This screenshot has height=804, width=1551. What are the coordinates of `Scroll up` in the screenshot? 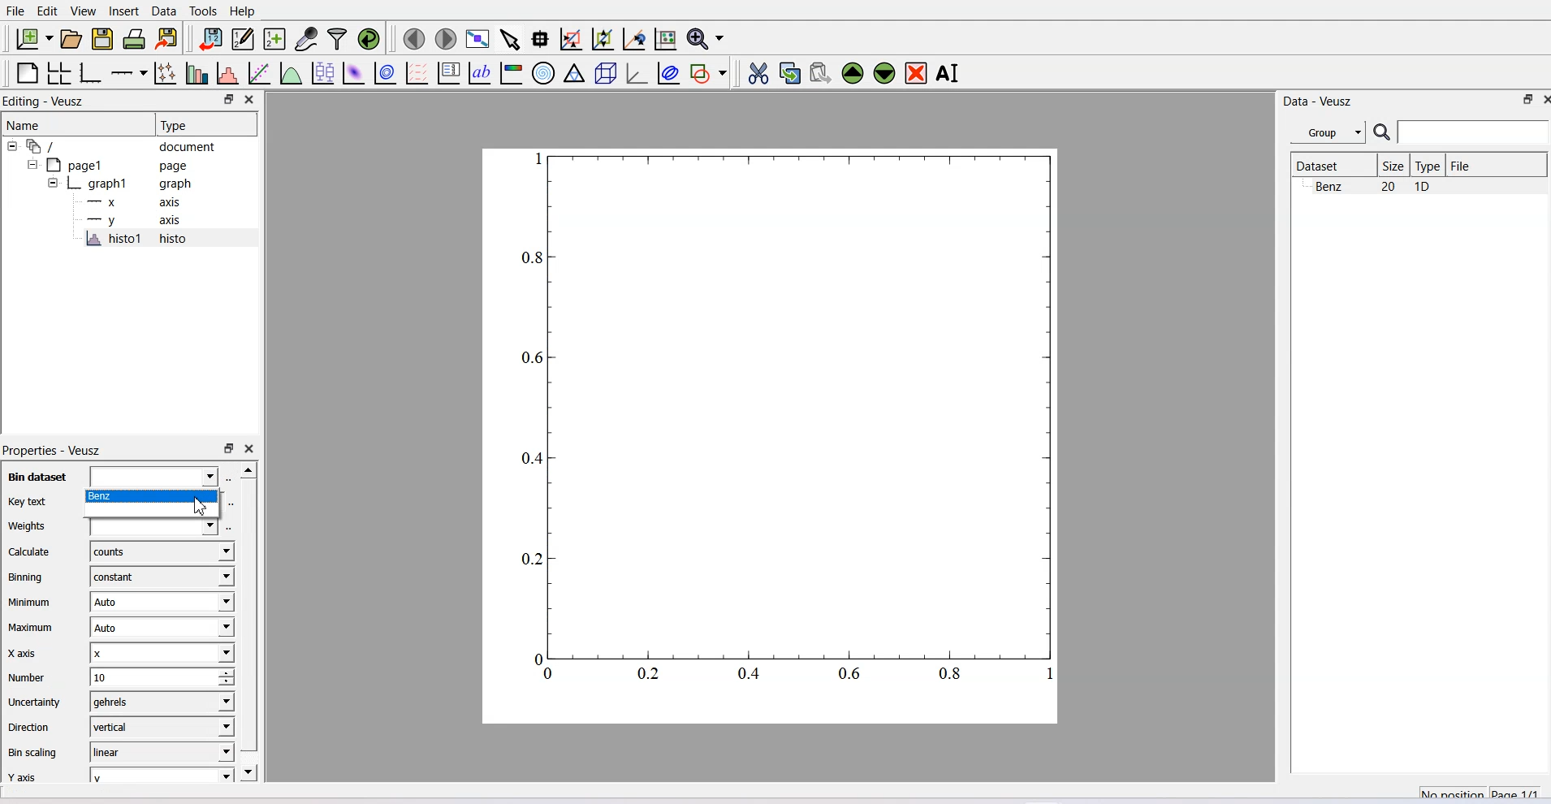 It's located at (248, 469).